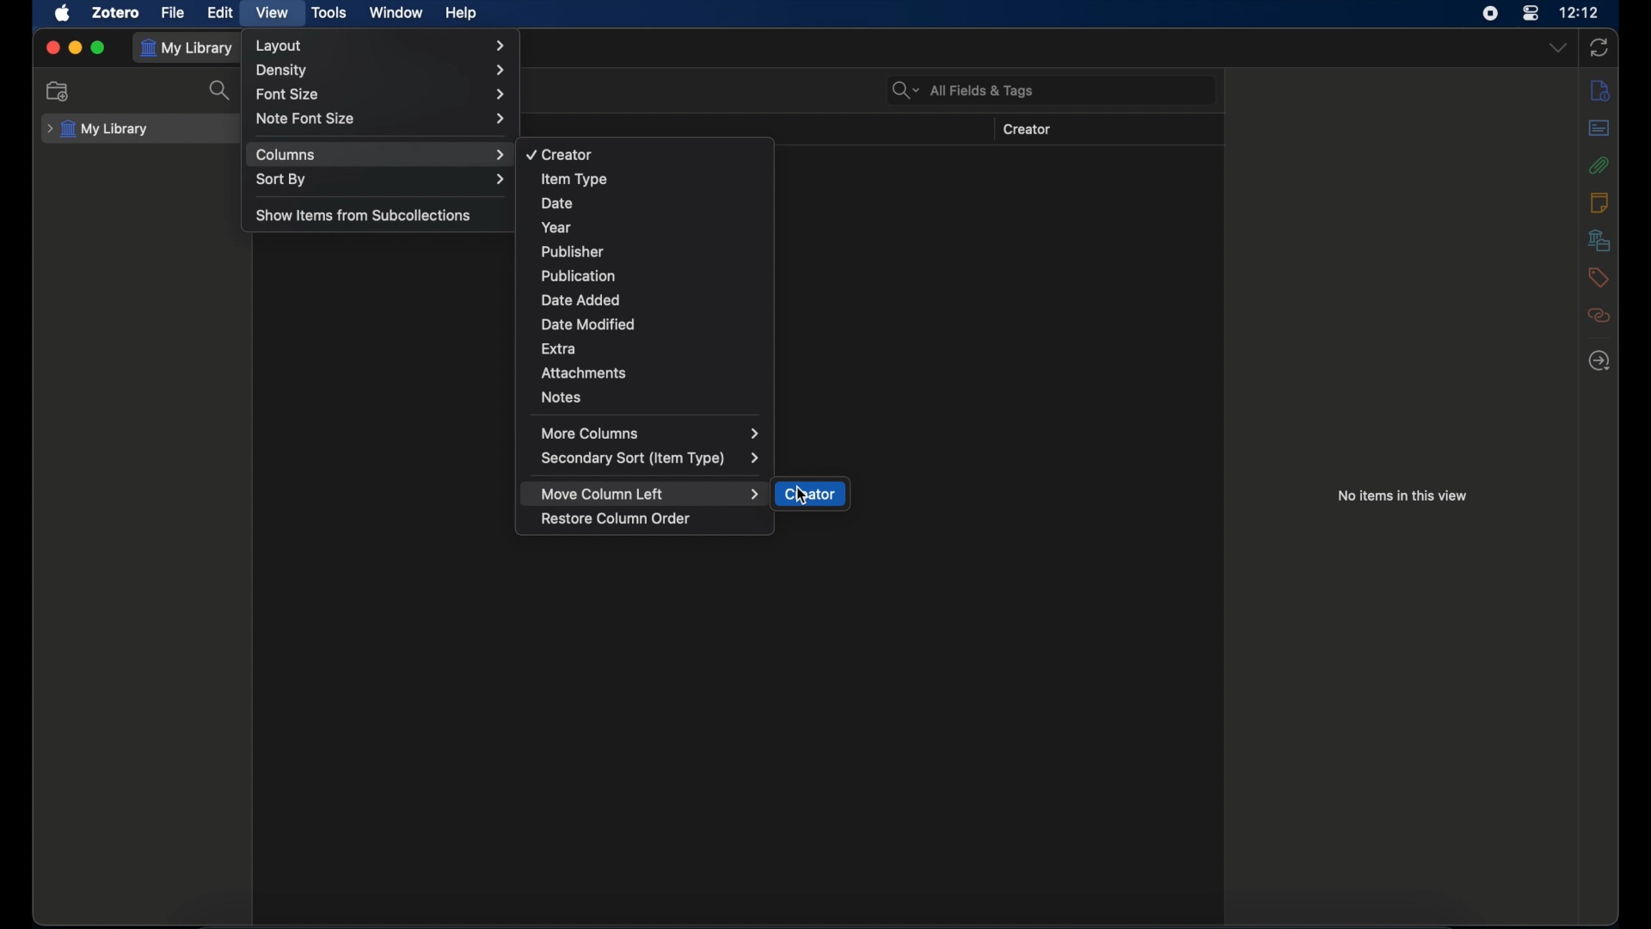 This screenshot has width=1651, height=929. Describe the element at coordinates (574, 179) in the screenshot. I see `item type` at that location.